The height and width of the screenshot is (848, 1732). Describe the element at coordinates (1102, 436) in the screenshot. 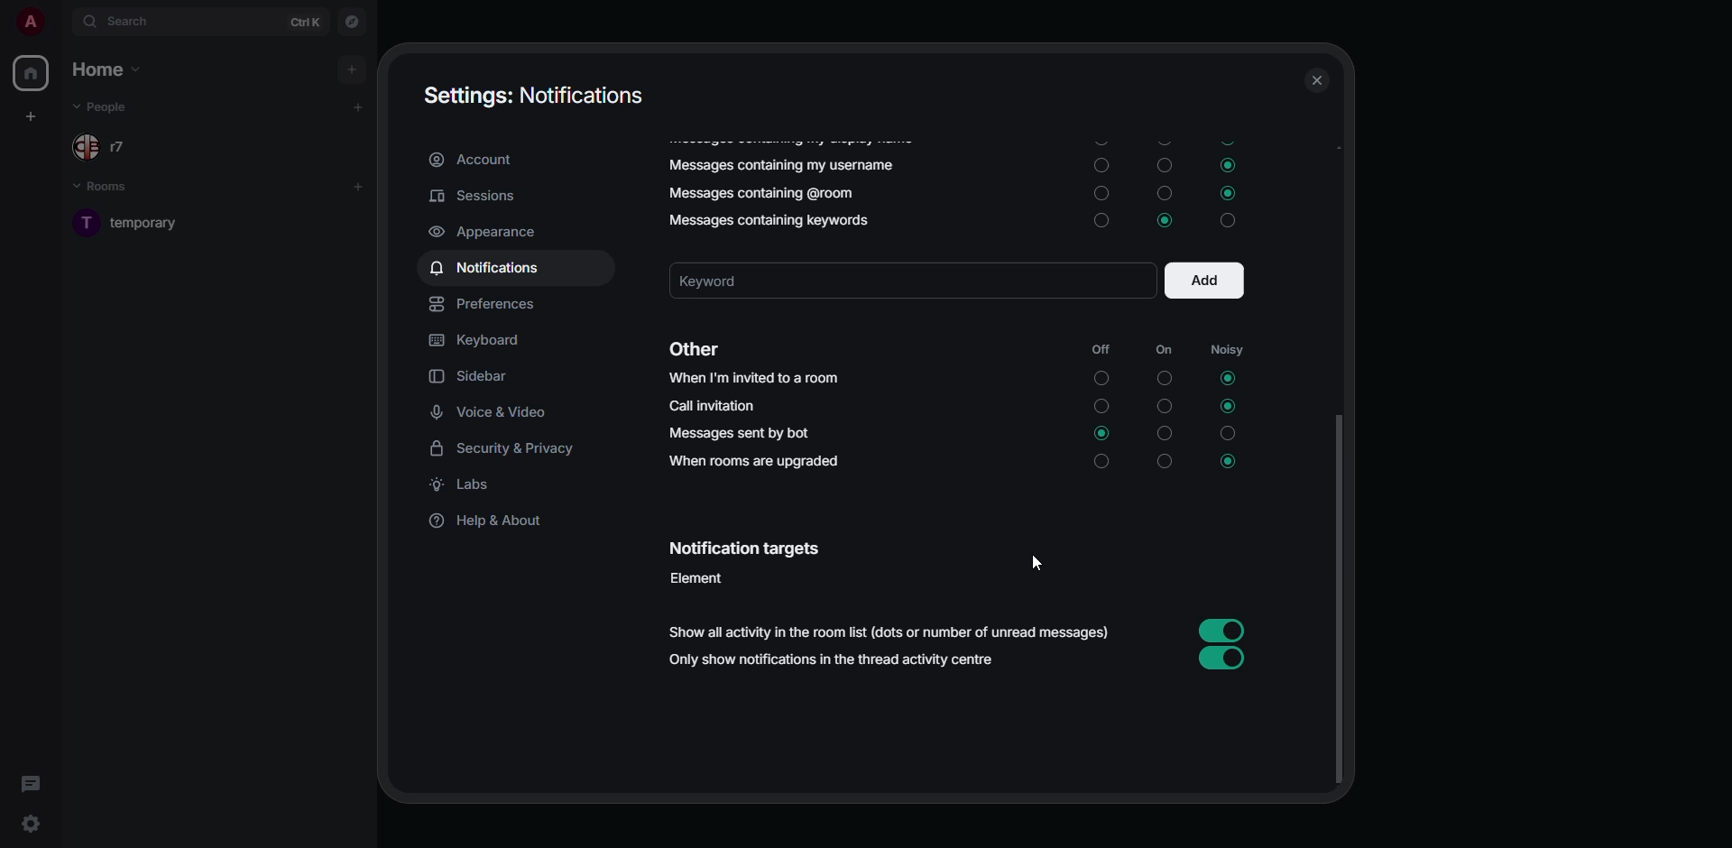

I see `selected` at that location.